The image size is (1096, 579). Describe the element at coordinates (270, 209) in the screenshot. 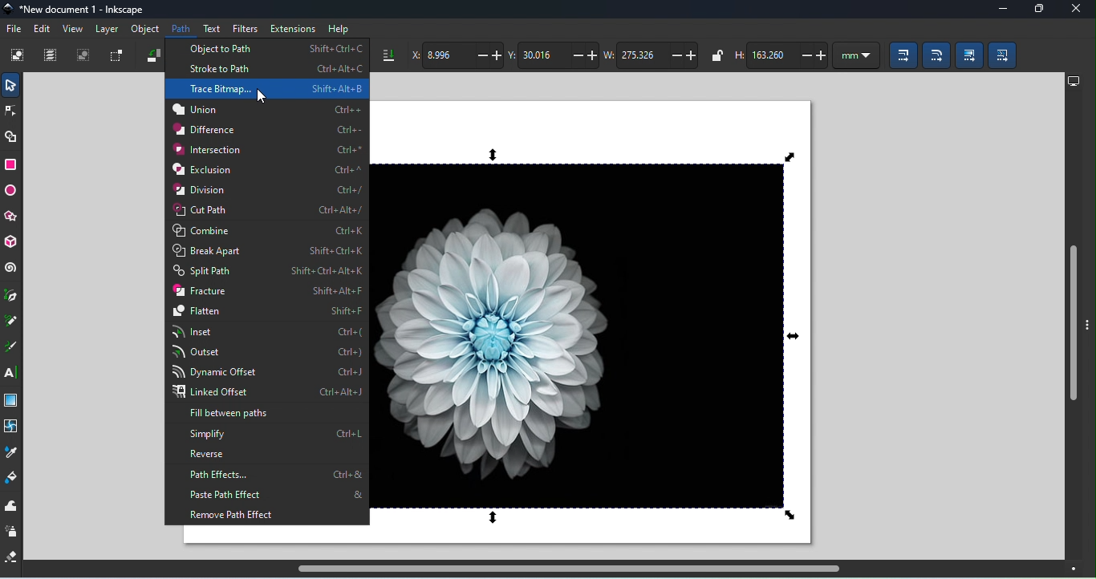

I see `Cut path` at that location.